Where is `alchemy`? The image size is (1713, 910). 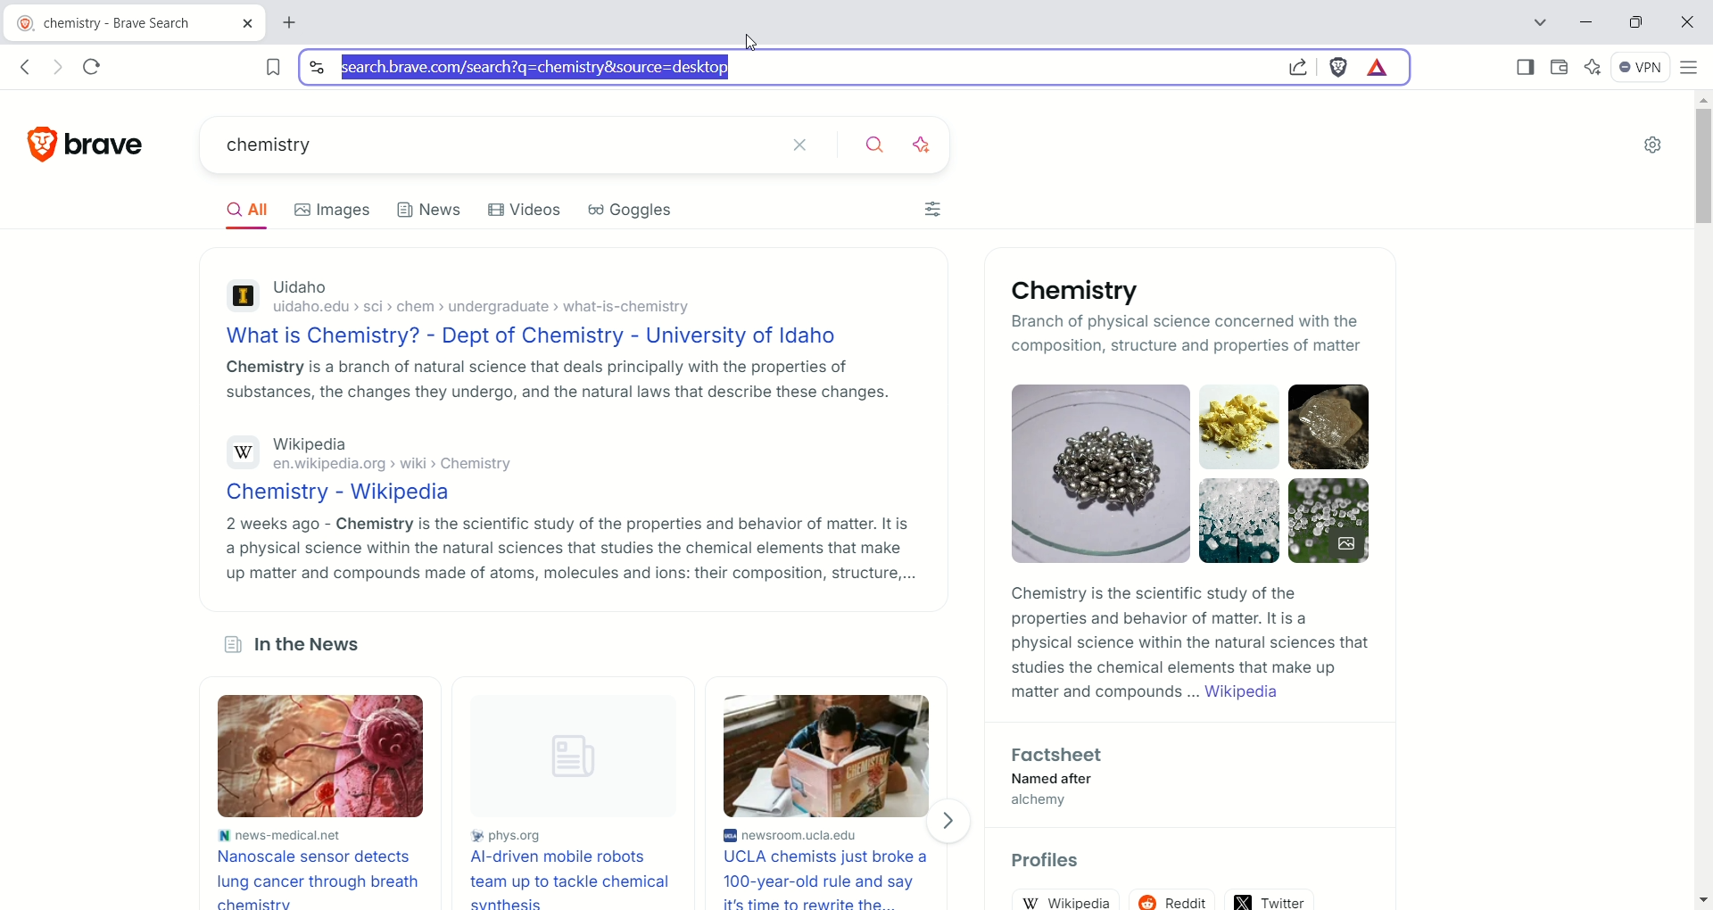 alchemy is located at coordinates (1054, 801).